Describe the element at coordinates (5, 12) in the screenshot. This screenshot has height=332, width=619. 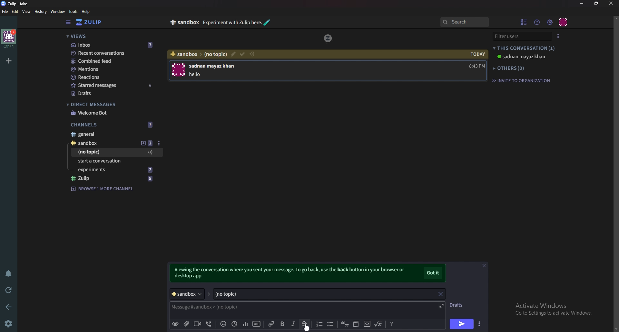
I see `File` at that location.